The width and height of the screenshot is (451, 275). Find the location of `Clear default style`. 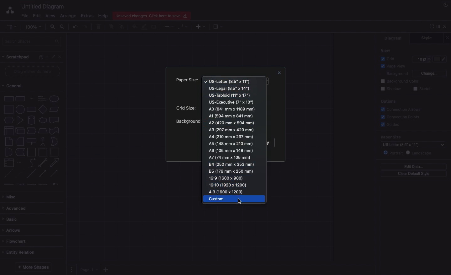

Clear default style is located at coordinates (413, 174).